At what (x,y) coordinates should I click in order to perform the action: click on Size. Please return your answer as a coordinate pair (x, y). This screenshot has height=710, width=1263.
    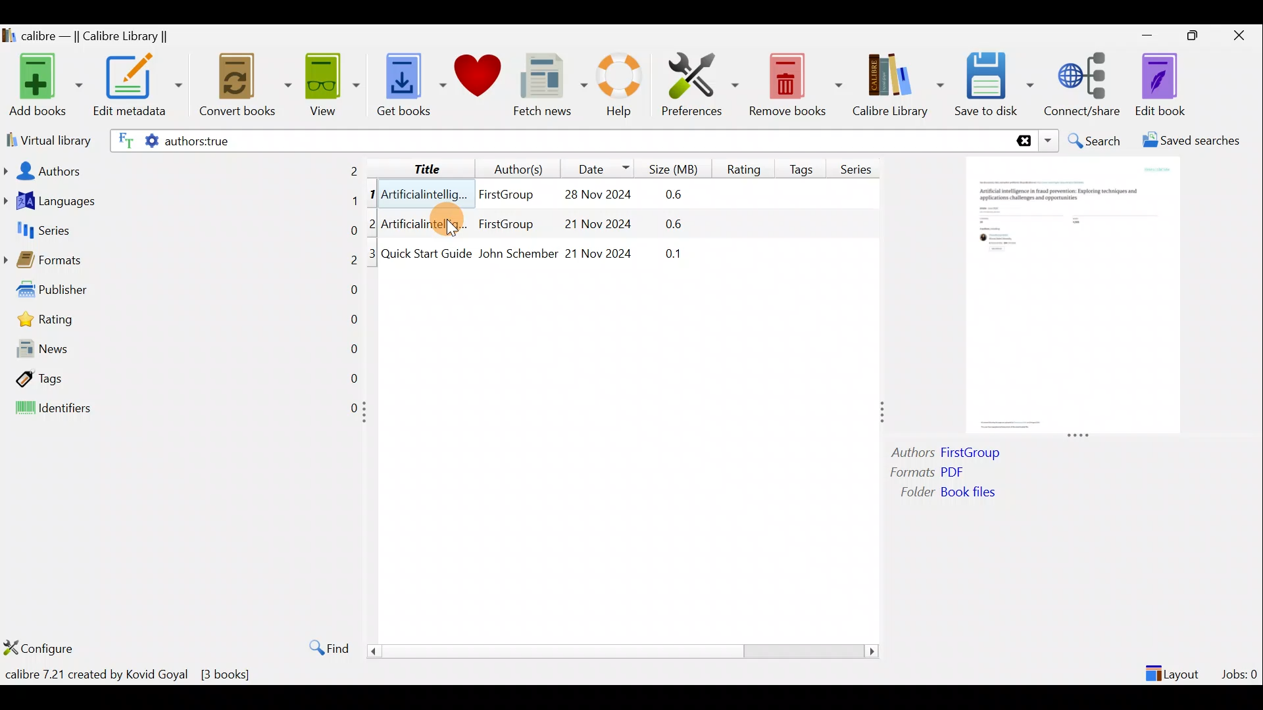
    Looking at the image, I should click on (676, 167).